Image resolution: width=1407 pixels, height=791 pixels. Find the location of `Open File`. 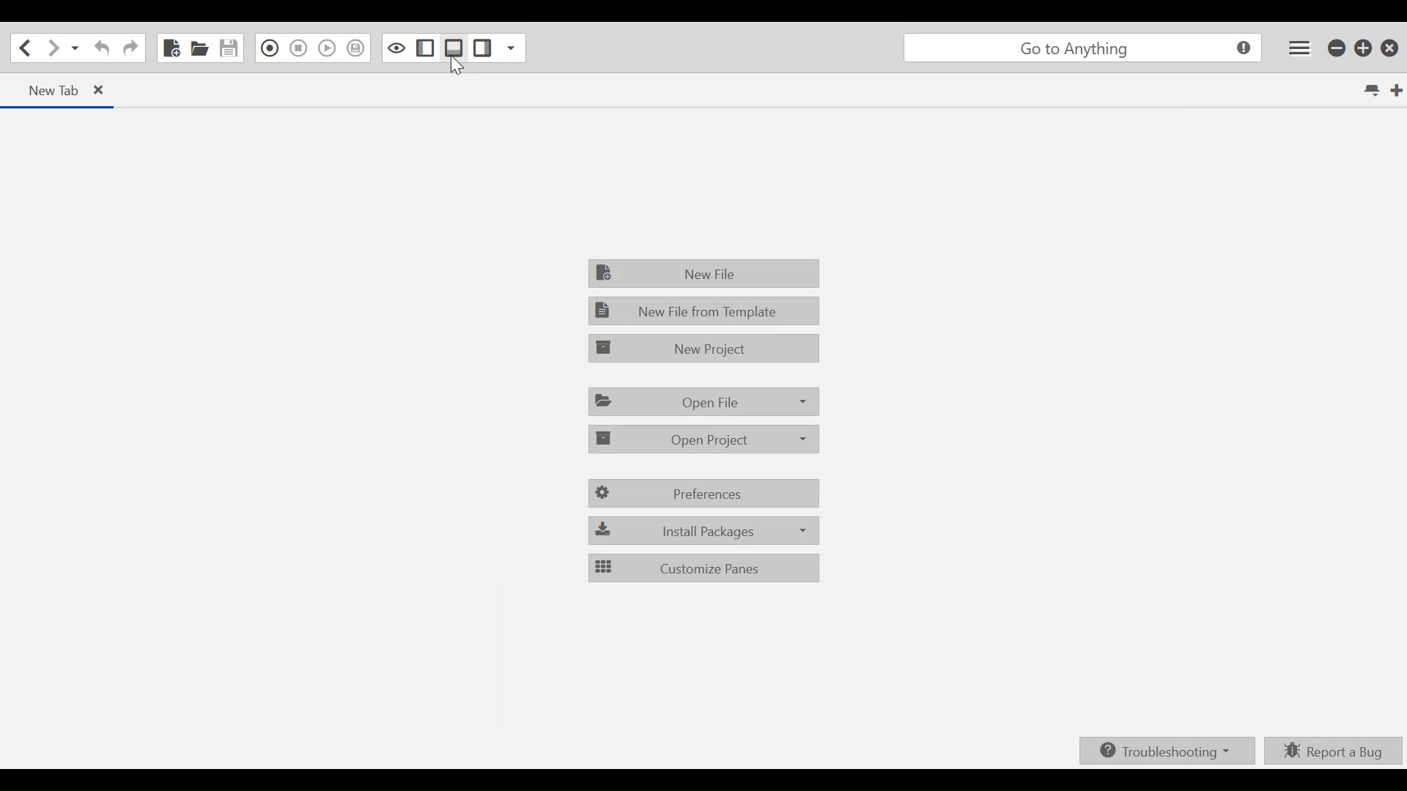

Open File is located at coordinates (703, 401).